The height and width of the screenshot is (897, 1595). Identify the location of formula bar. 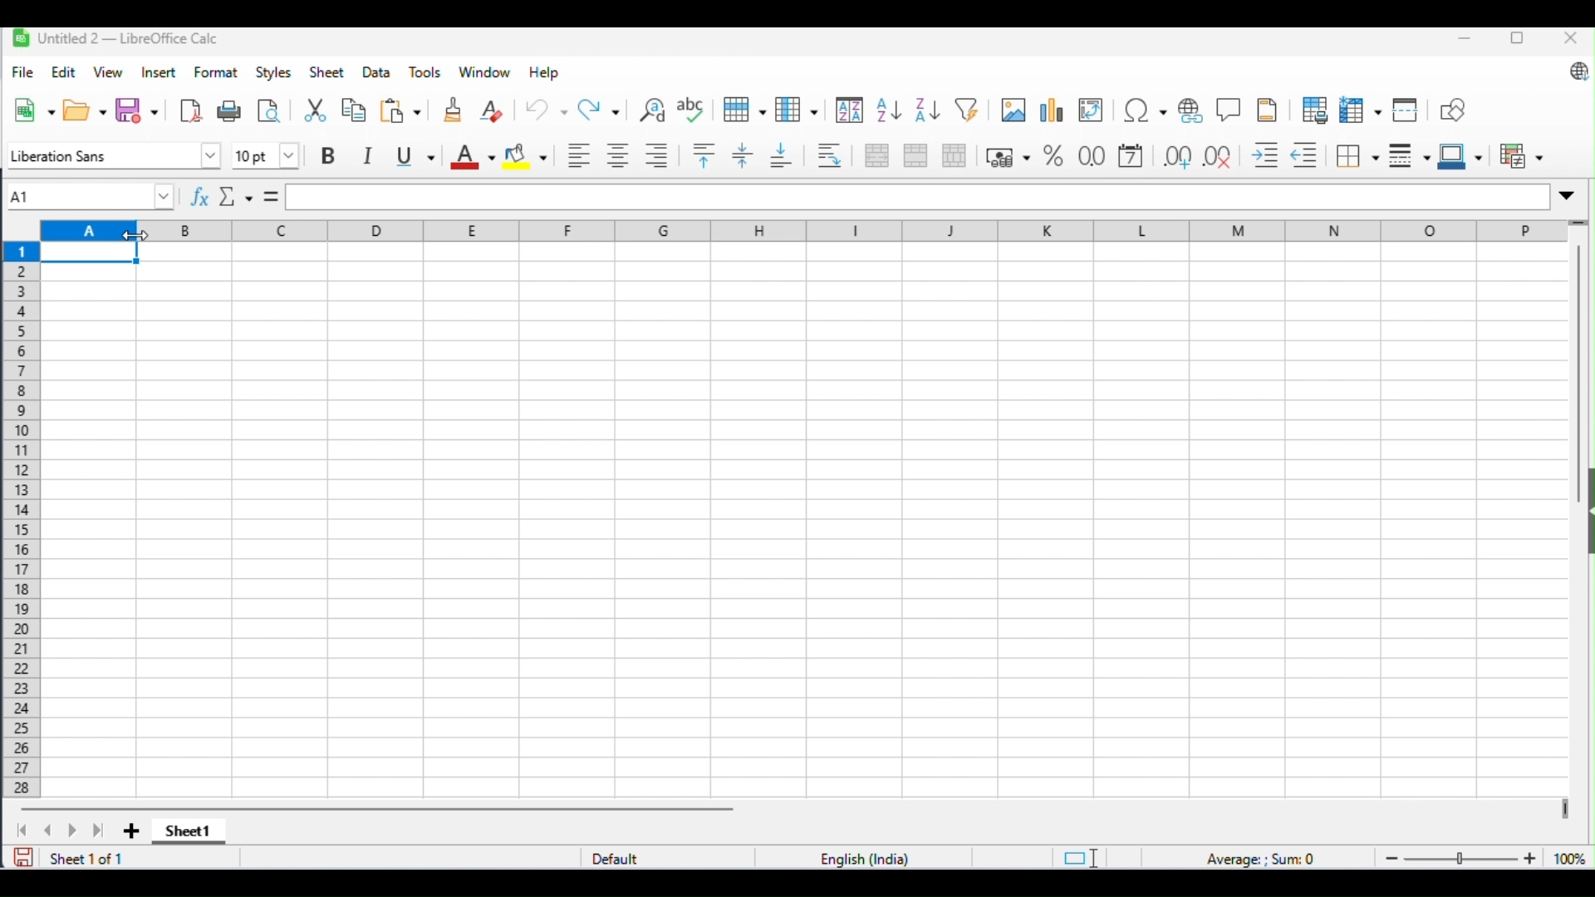
(916, 198).